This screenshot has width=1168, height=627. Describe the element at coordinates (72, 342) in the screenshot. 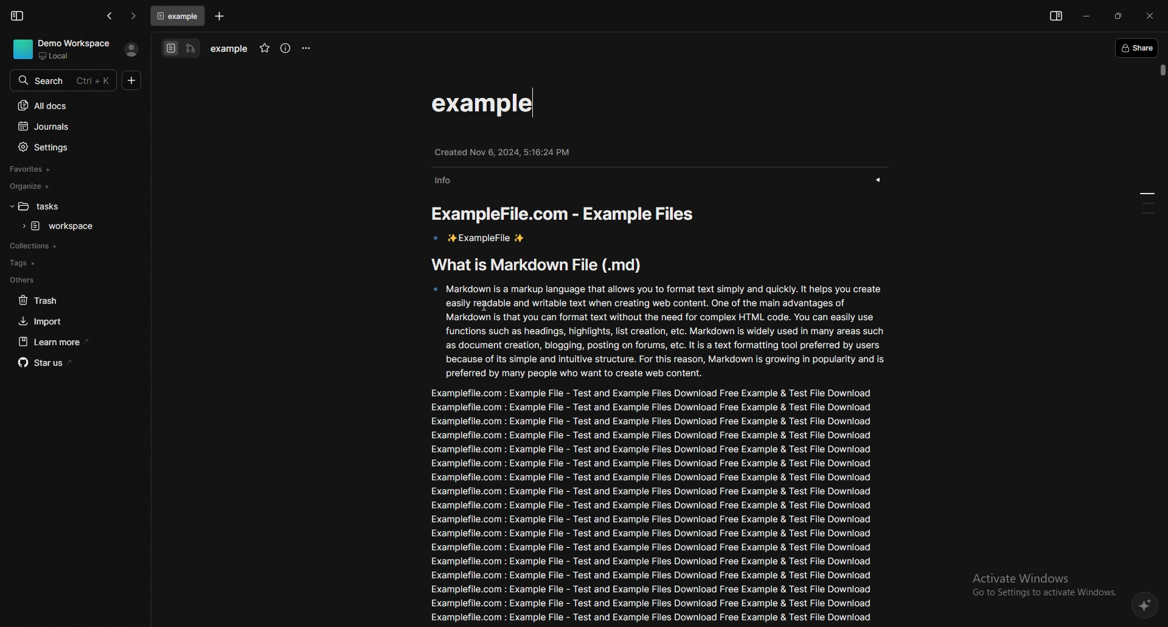

I see `learn more` at that location.